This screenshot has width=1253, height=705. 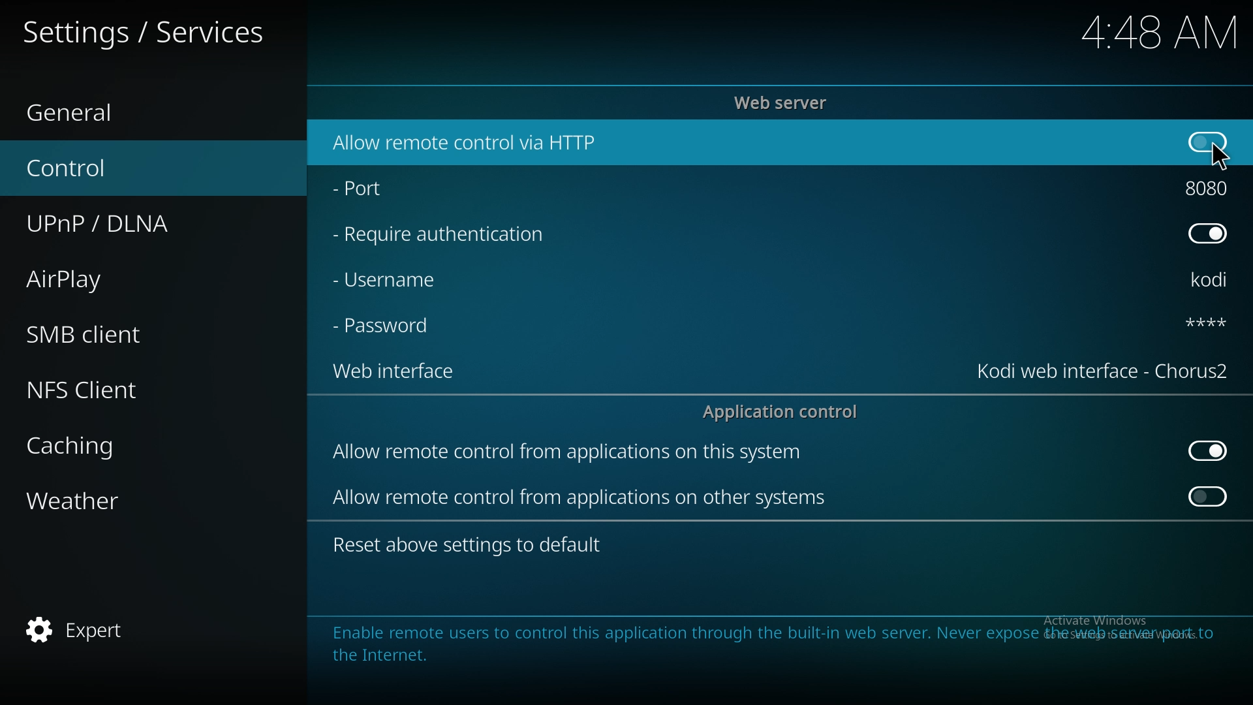 What do you see at coordinates (1210, 144) in the screenshot?
I see `on` at bounding box center [1210, 144].